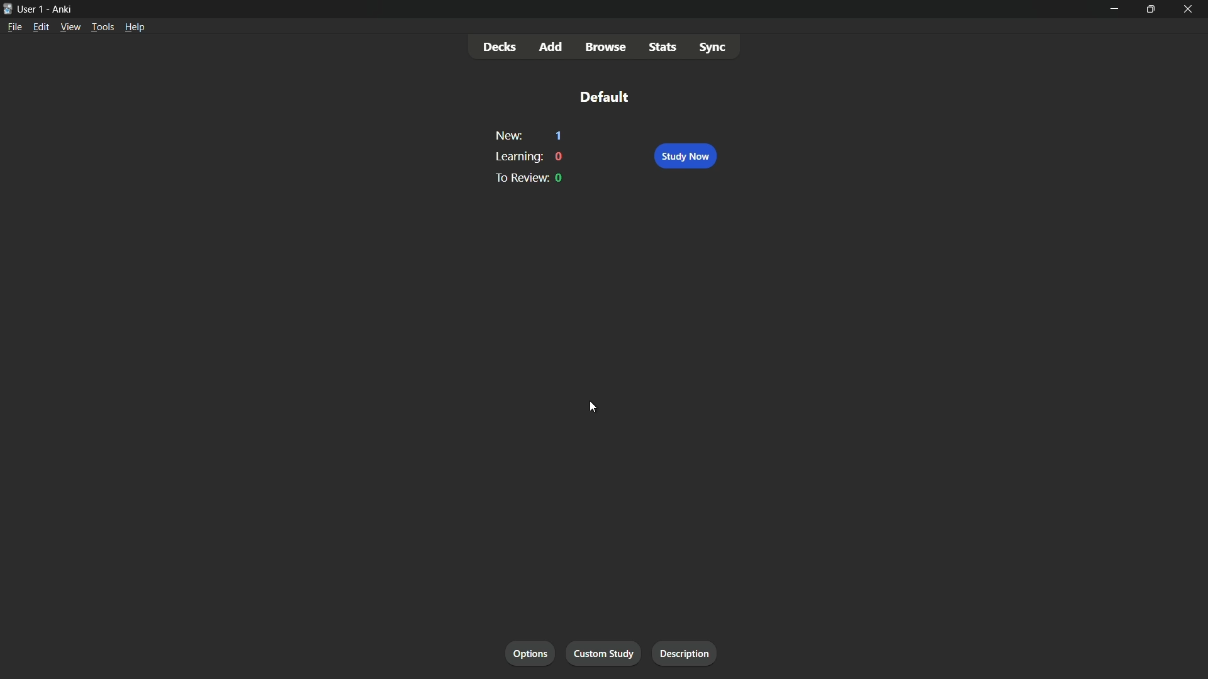 This screenshot has height=679, width=1208. What do you see at coordinates (60, 8) in the screenshot?
I see `Ankri` at bounding box center [60, 8].